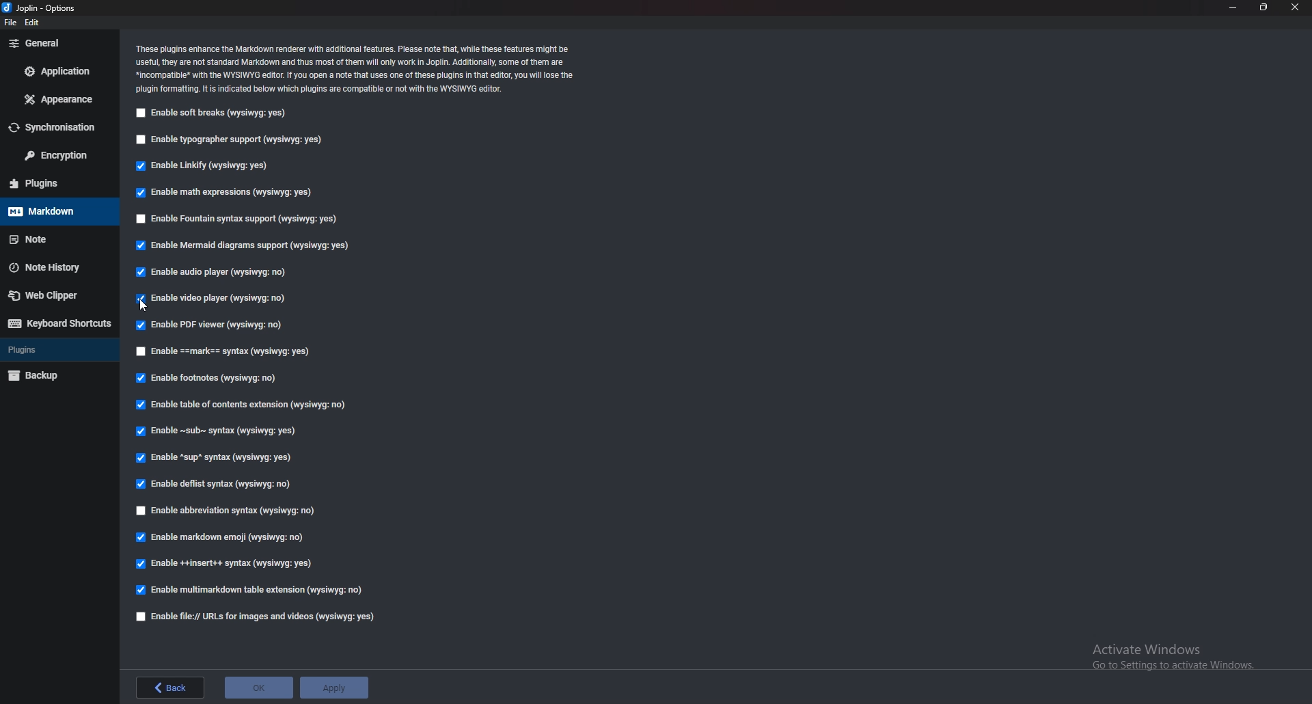 The image size is (1312, 704). I want to click on Enable file urls for images and videos (wysiqyg:yes), so click(258, 617).